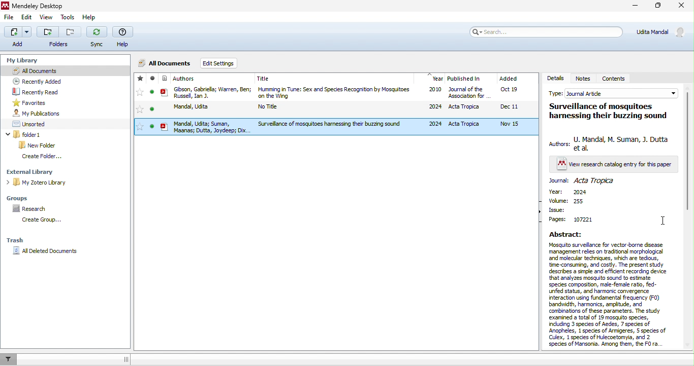 Image resolution: width=694 pixels, height=366 pixels. What do you see at coordinates (612, 92) in the screenshot?
I see `type: journal article` at bounding box center [612, 92].